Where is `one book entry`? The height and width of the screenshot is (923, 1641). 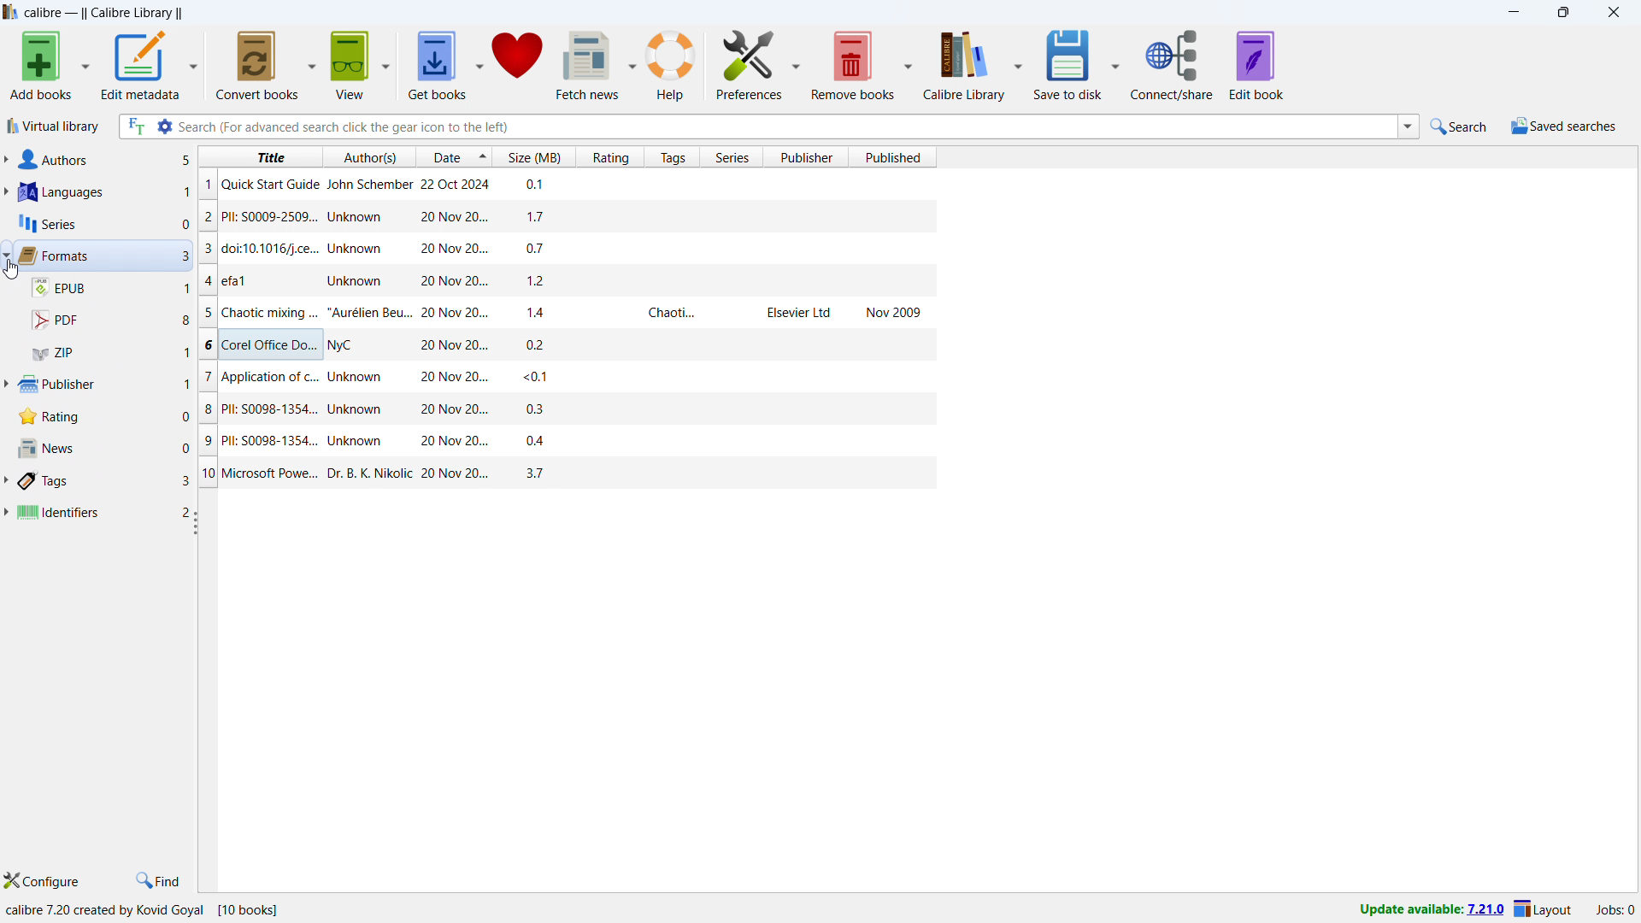 one book entry is located at coordinates (568, 442).